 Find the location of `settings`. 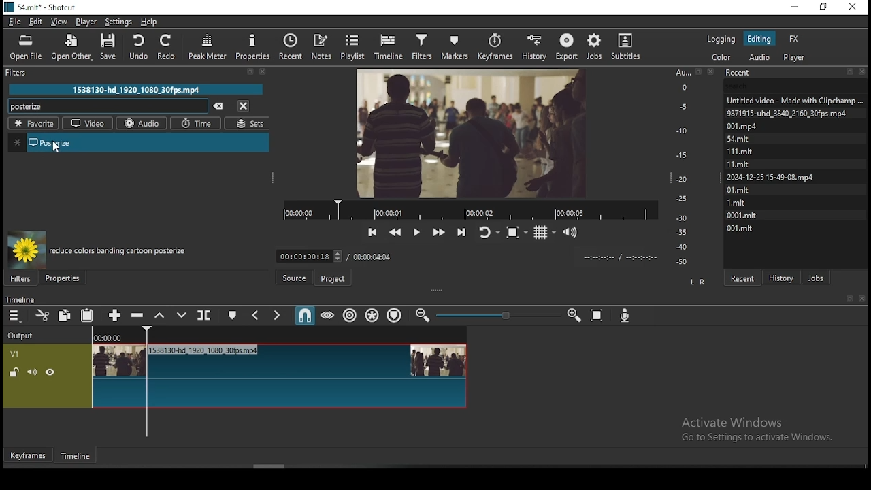

settings is located at coordinates (119, 22).